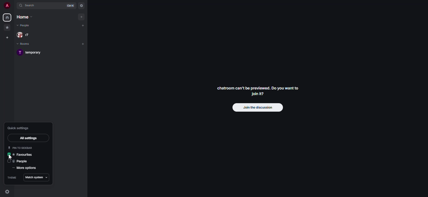 This screenshot has height=197, width=428. What do you see at coordinates (9, 154) in the screenshot?
I see `enabled` at bounding box center [9, 154].